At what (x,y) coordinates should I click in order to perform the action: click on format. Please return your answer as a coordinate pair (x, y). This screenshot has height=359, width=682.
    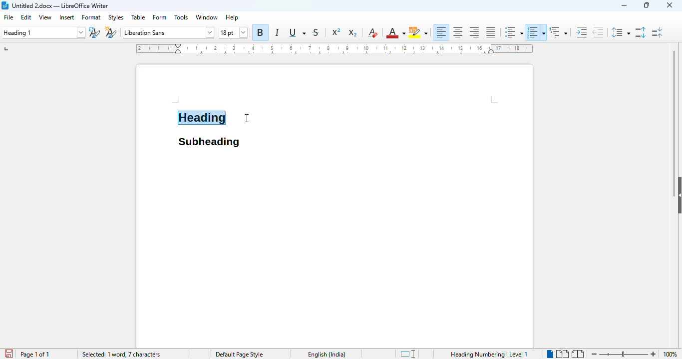
    Looking at the image, I should click on (91, 17).